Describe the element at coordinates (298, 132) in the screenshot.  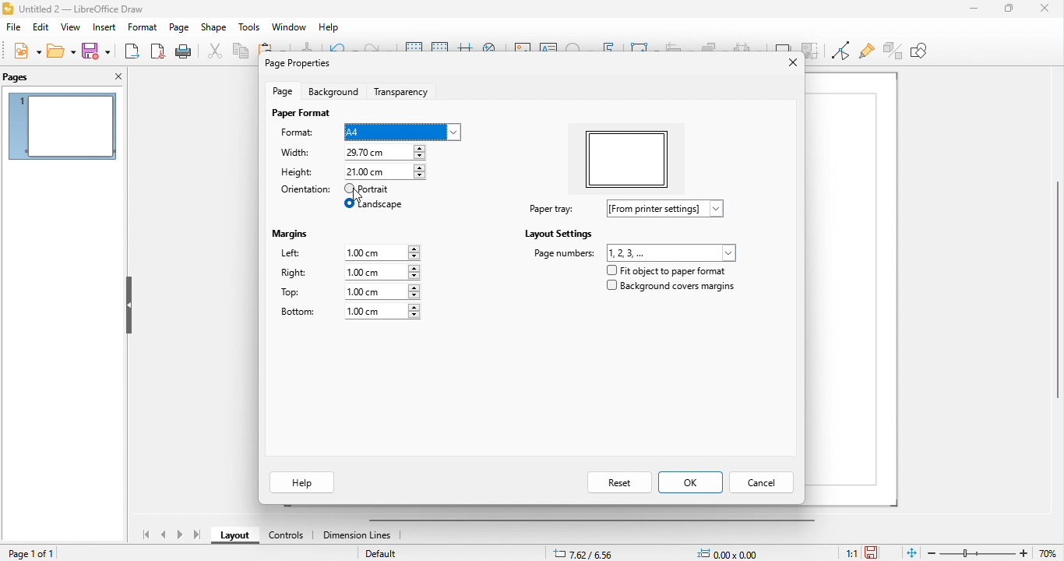
I see `format` at that location.